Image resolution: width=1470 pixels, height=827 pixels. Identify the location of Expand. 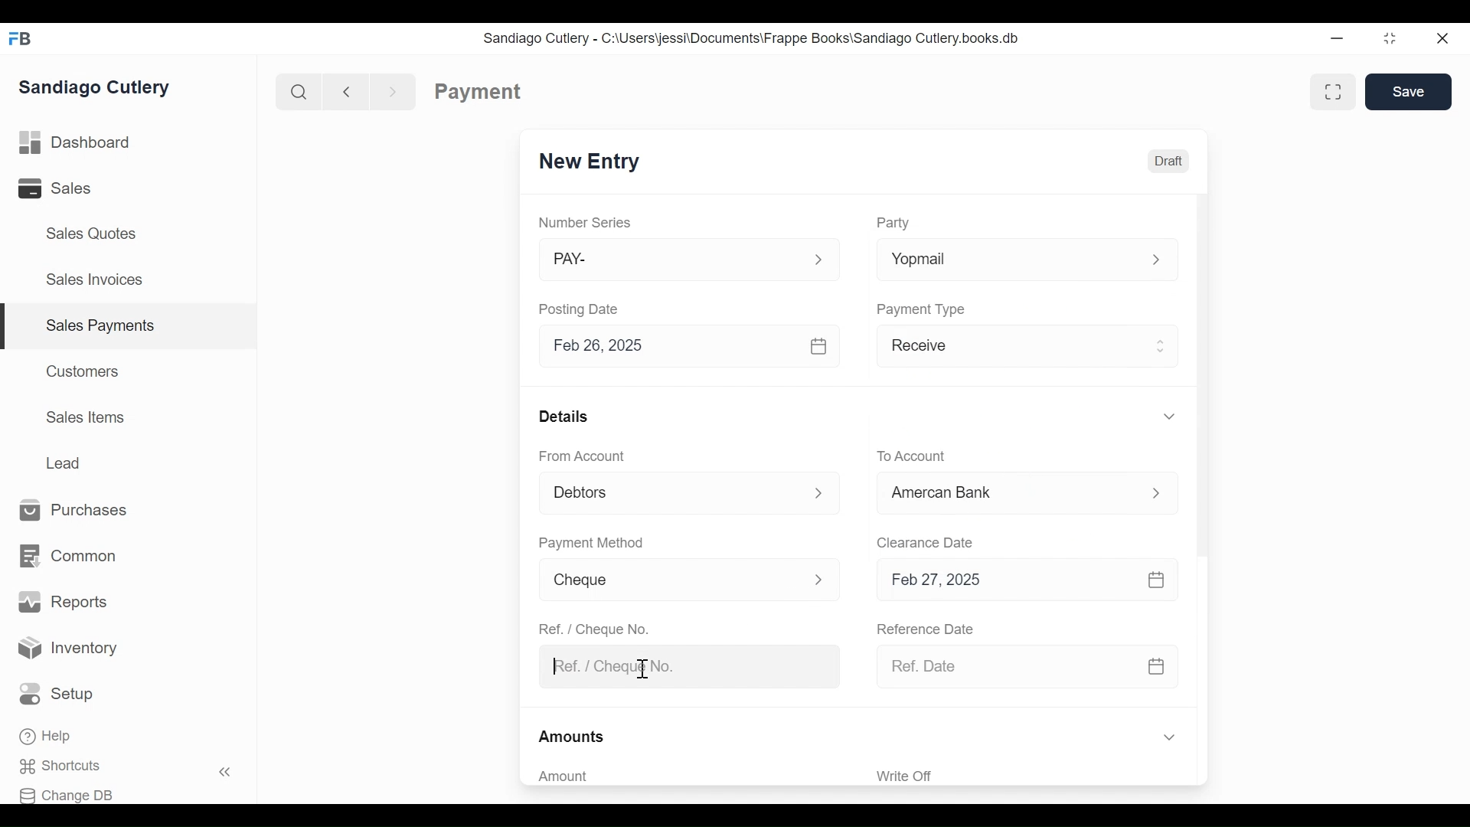
(1168, 738).